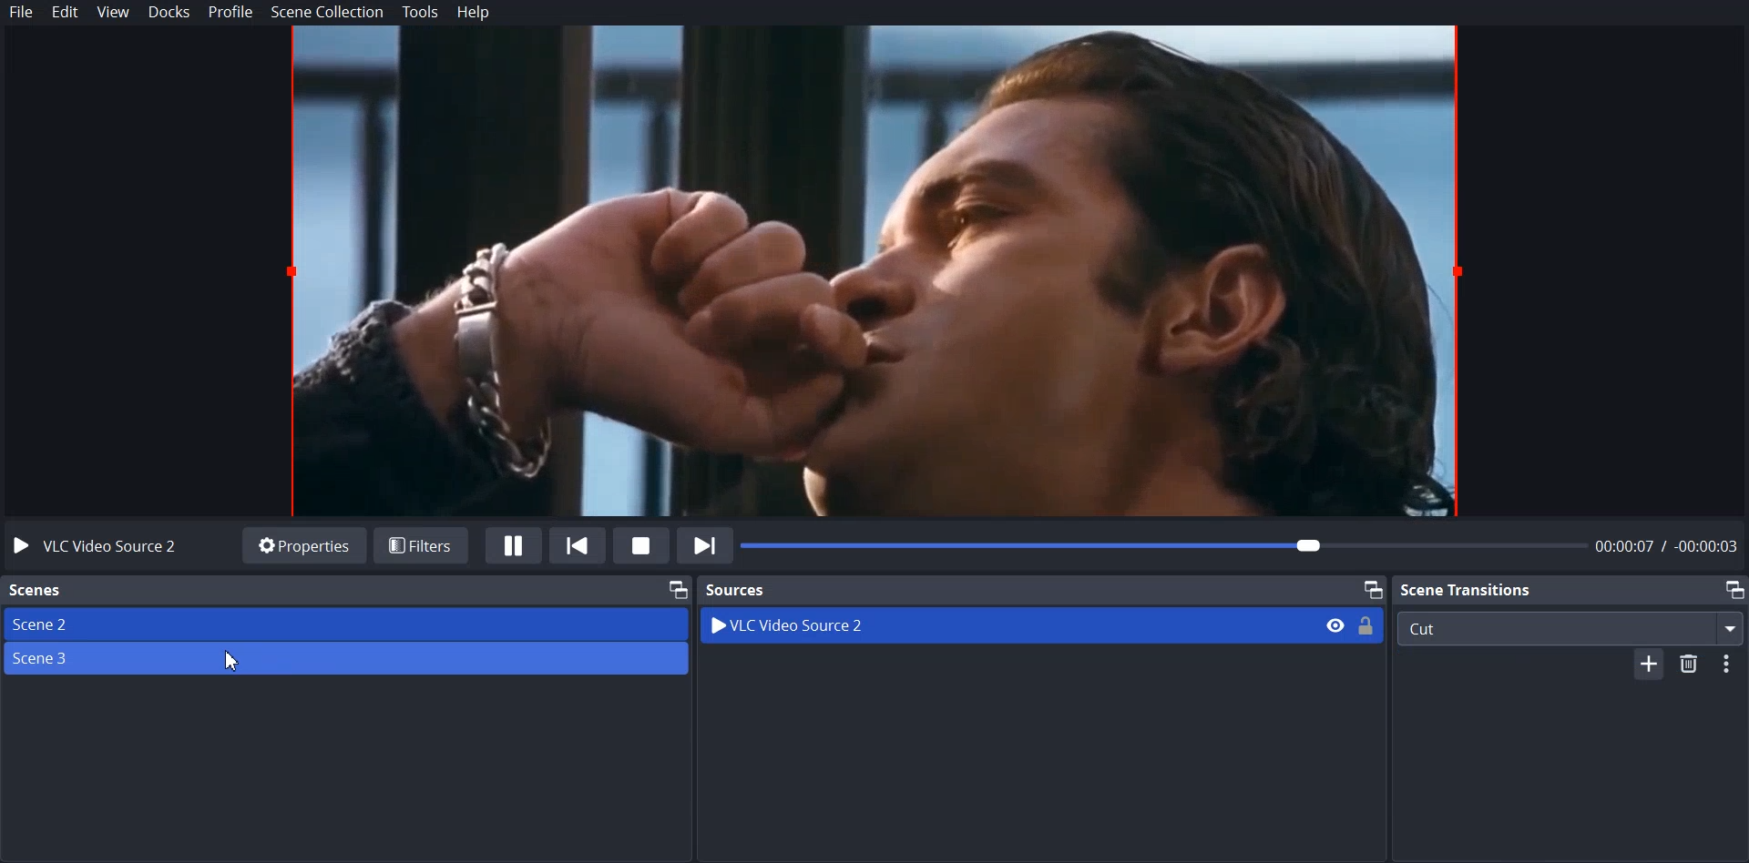 The height and width of the screenshot is (863, 1749). Describe the element at coordinates (345, 624) in the screenshot. I see `Source 2` at that location.